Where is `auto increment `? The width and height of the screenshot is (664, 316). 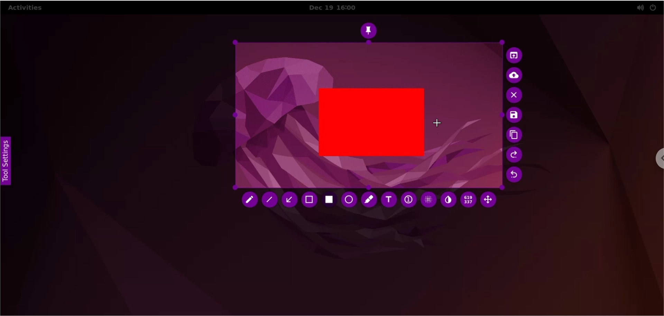 auto increment  is located at coordinates (407, 201).